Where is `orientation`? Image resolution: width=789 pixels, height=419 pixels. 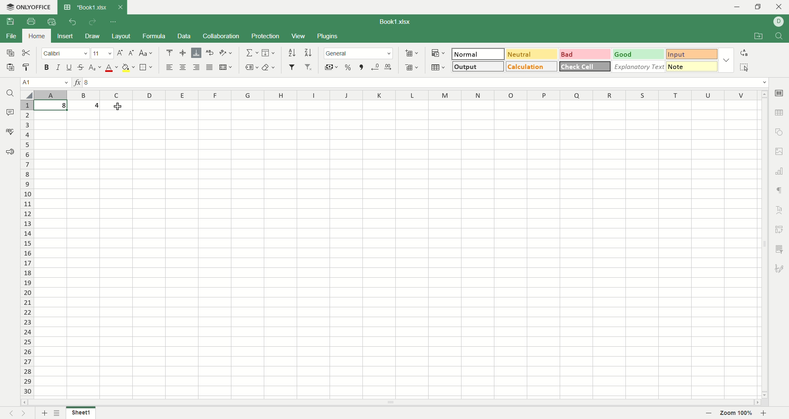
orientation is located at coordinates (227, 53).